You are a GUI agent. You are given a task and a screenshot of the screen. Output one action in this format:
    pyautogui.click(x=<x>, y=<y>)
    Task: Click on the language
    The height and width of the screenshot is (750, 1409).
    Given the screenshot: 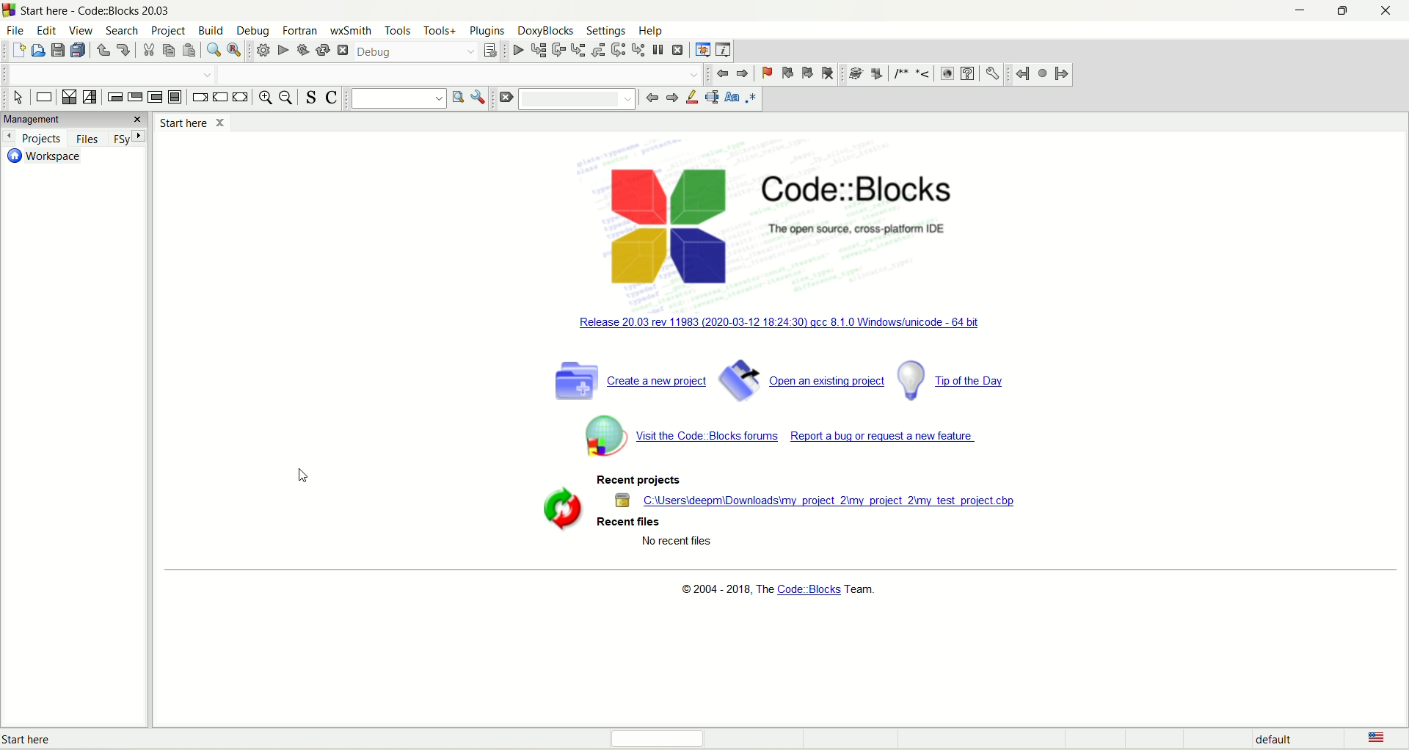 What is the action you would take?
    pyautogui.click(x=1372, y=739)
    